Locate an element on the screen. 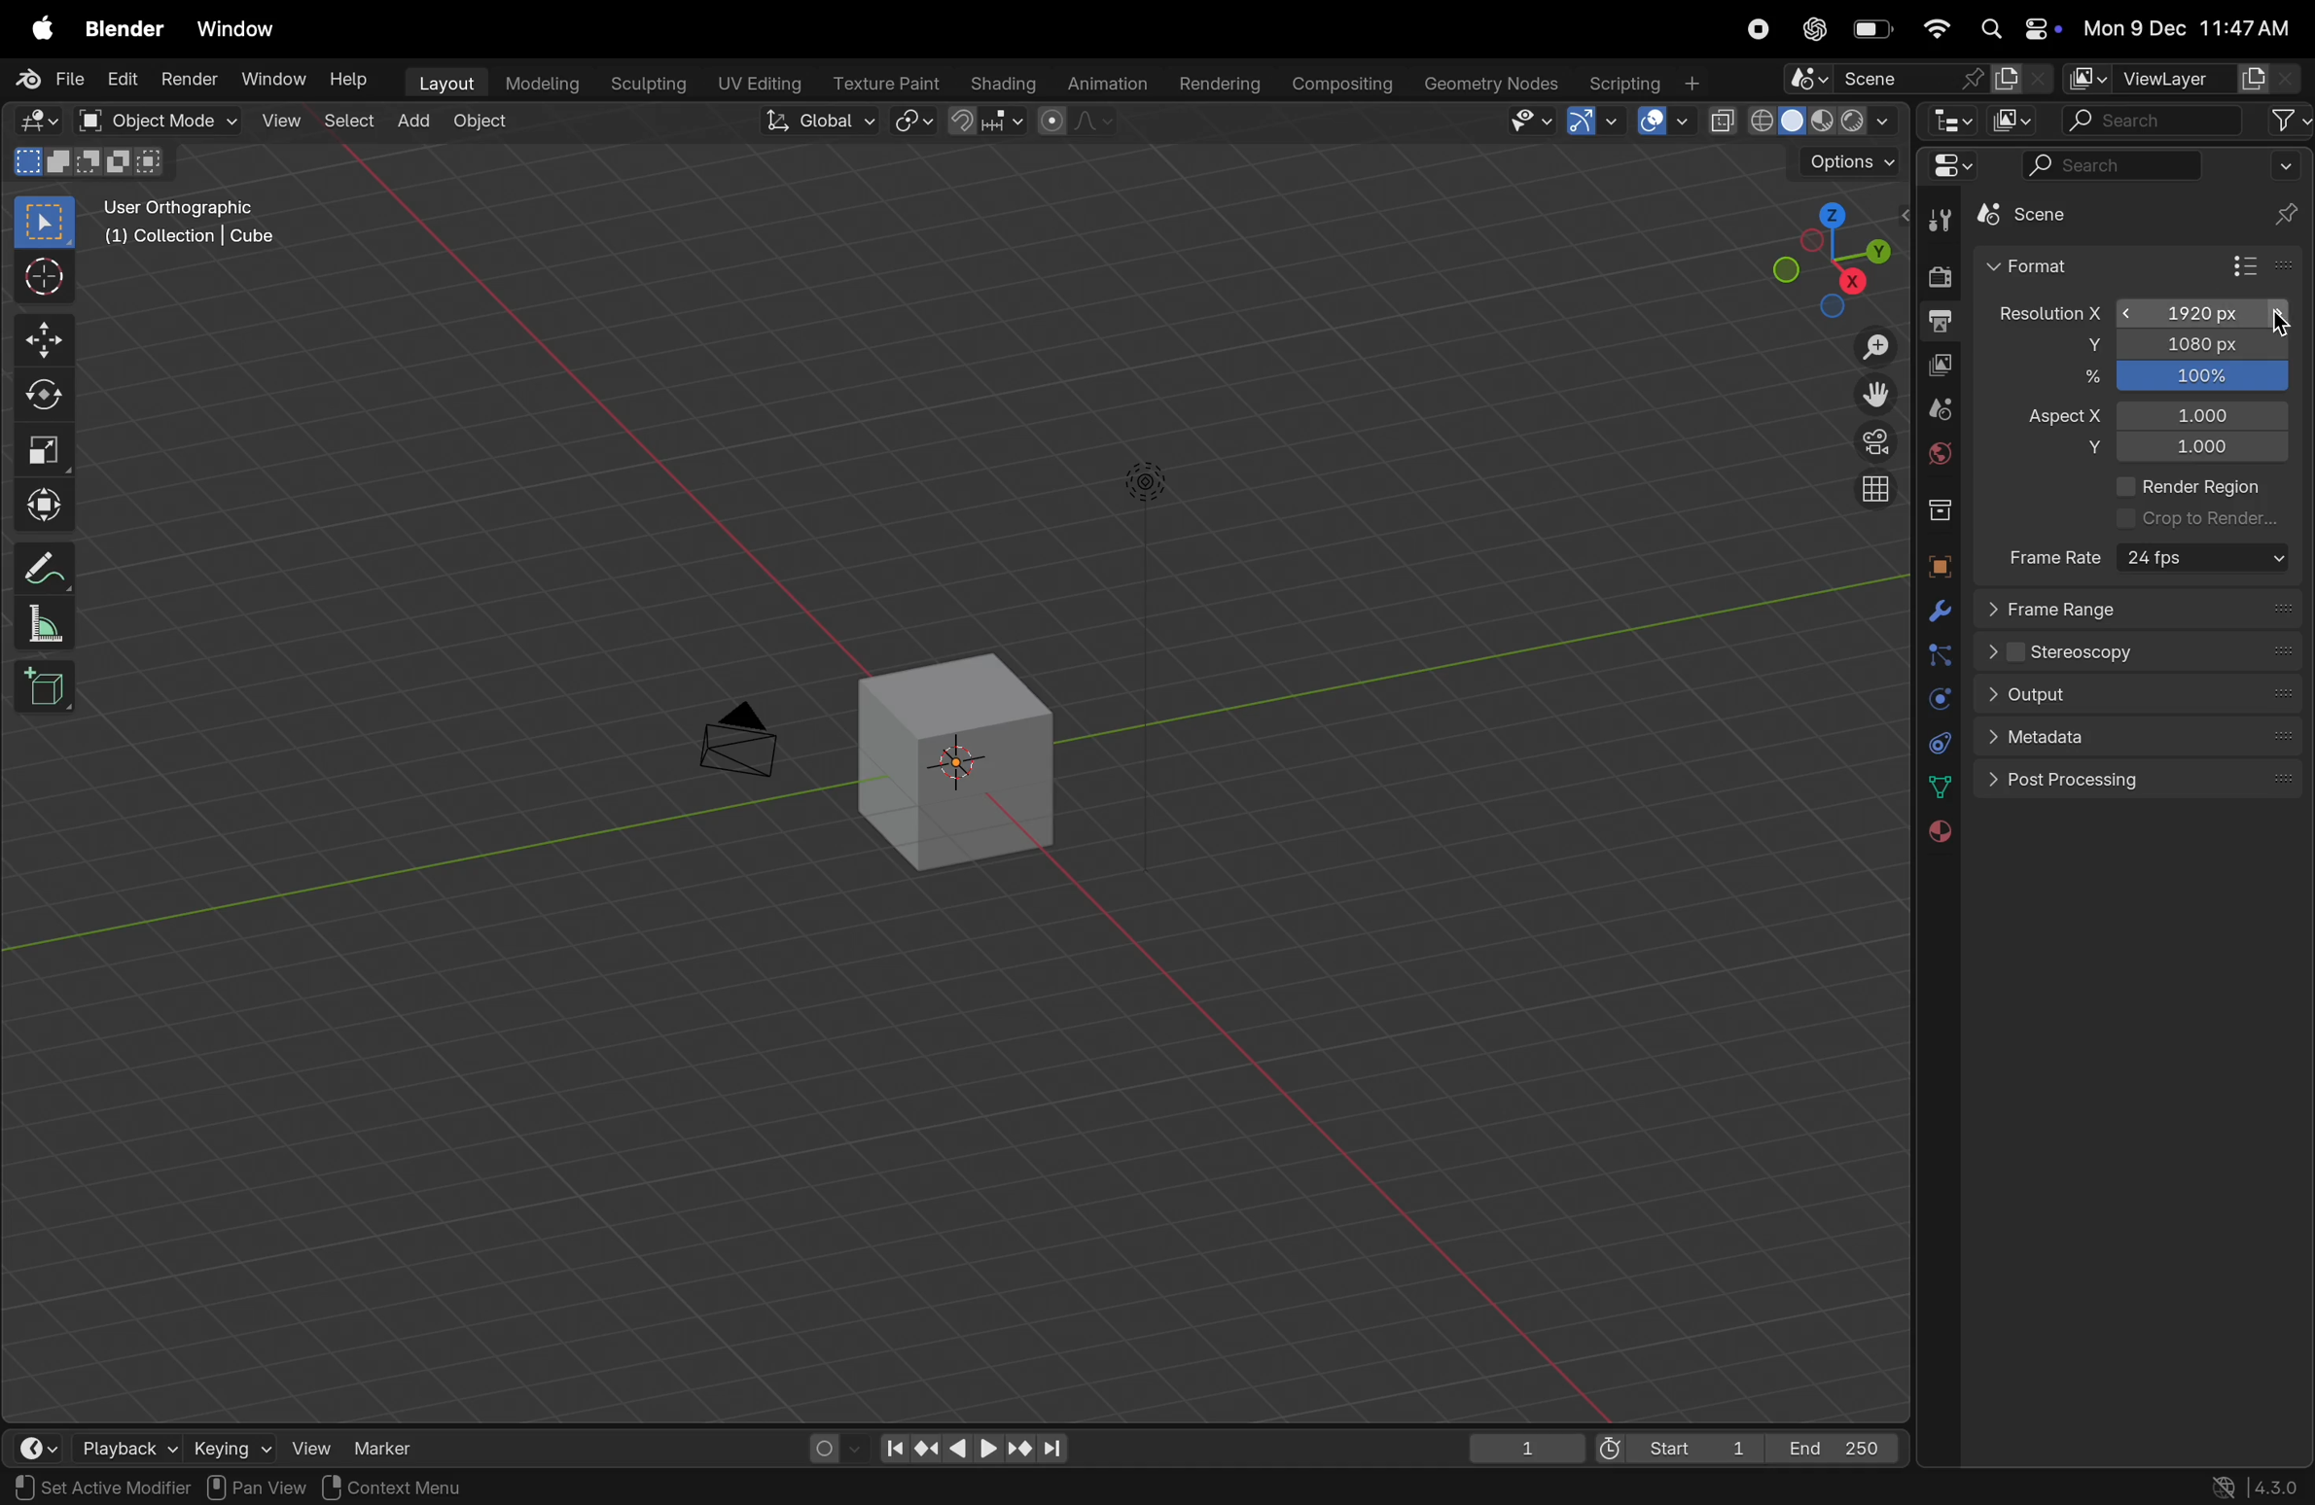 The height and width of the screenshot is (1505, 2315). format presets is located at coordinates (2259, 264).